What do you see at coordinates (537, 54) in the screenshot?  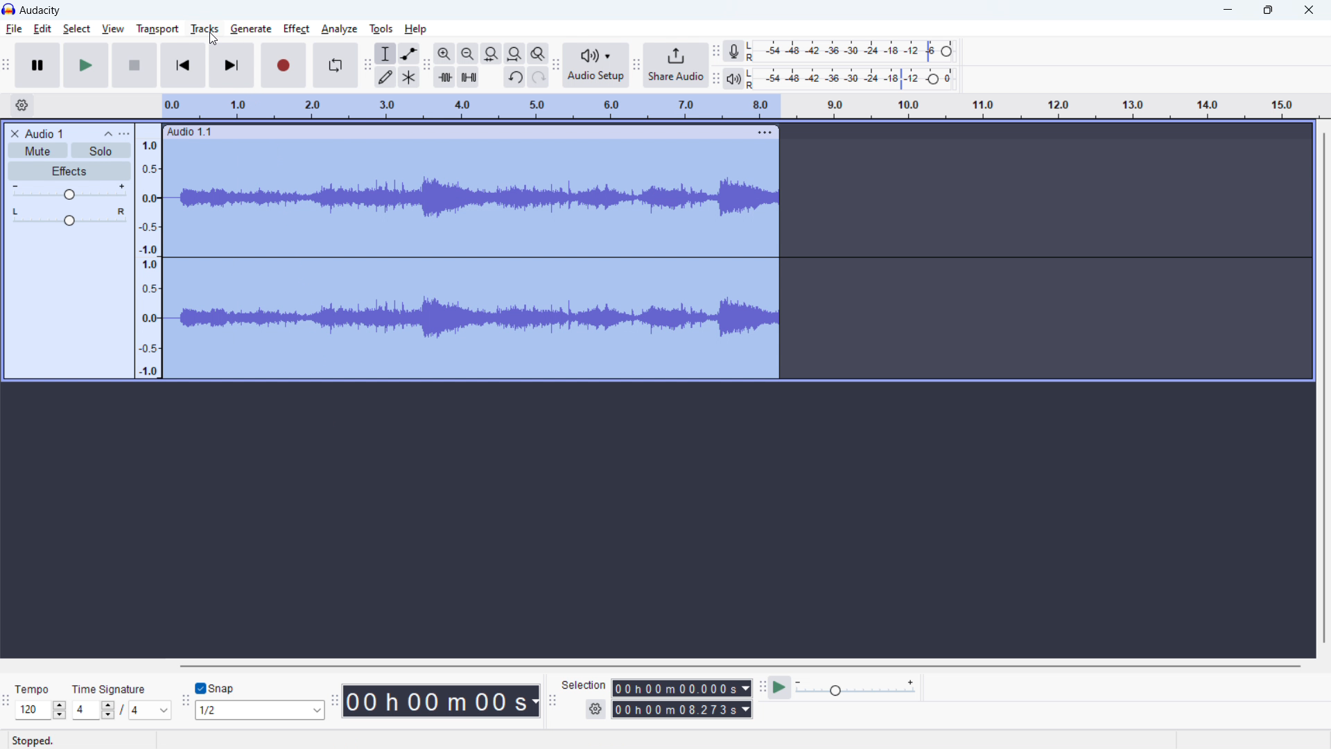 I see `toggle zoom` at bounding box center [537, 54].